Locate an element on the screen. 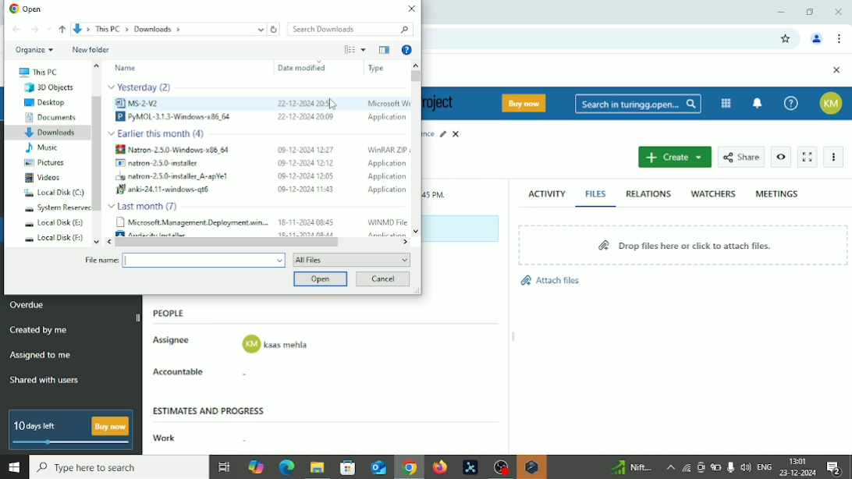 The width and height of the screenshot is (852, 479). type is located at coordinates (385, 69).